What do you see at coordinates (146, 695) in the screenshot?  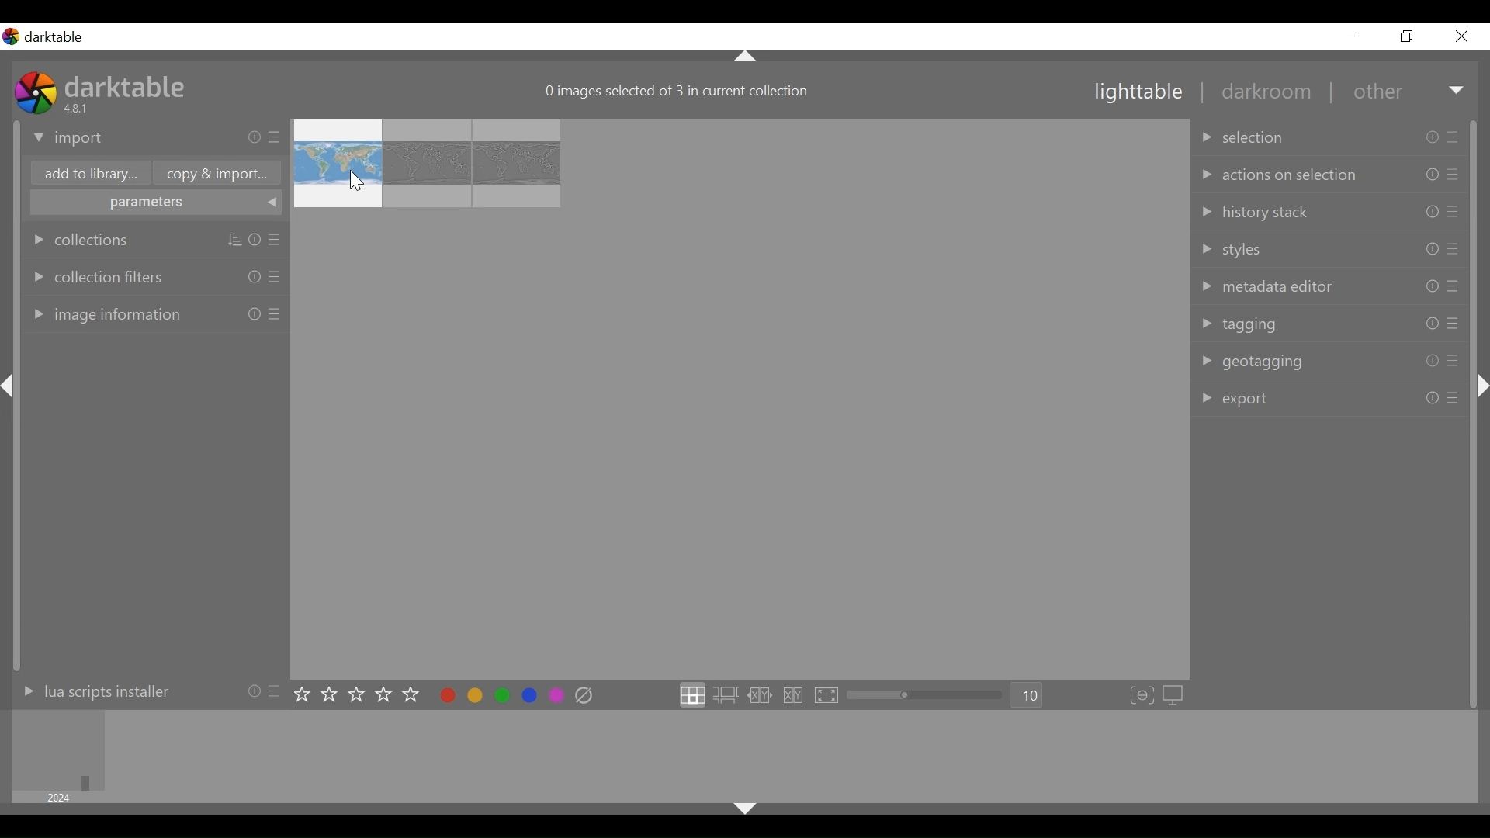 I see `lua scripts installer` at bounding box center [146, 695].